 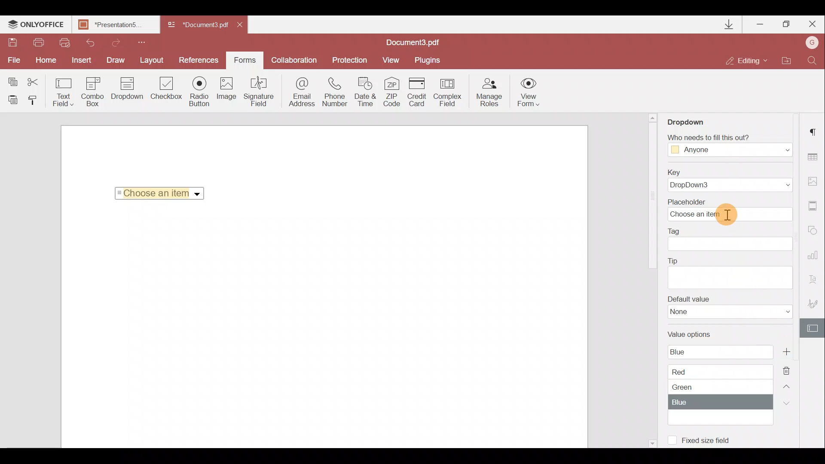 What do you see at coordinates (728, 146) in the screenshot?
I see `Fill Access` at bounding box center [728, 146].